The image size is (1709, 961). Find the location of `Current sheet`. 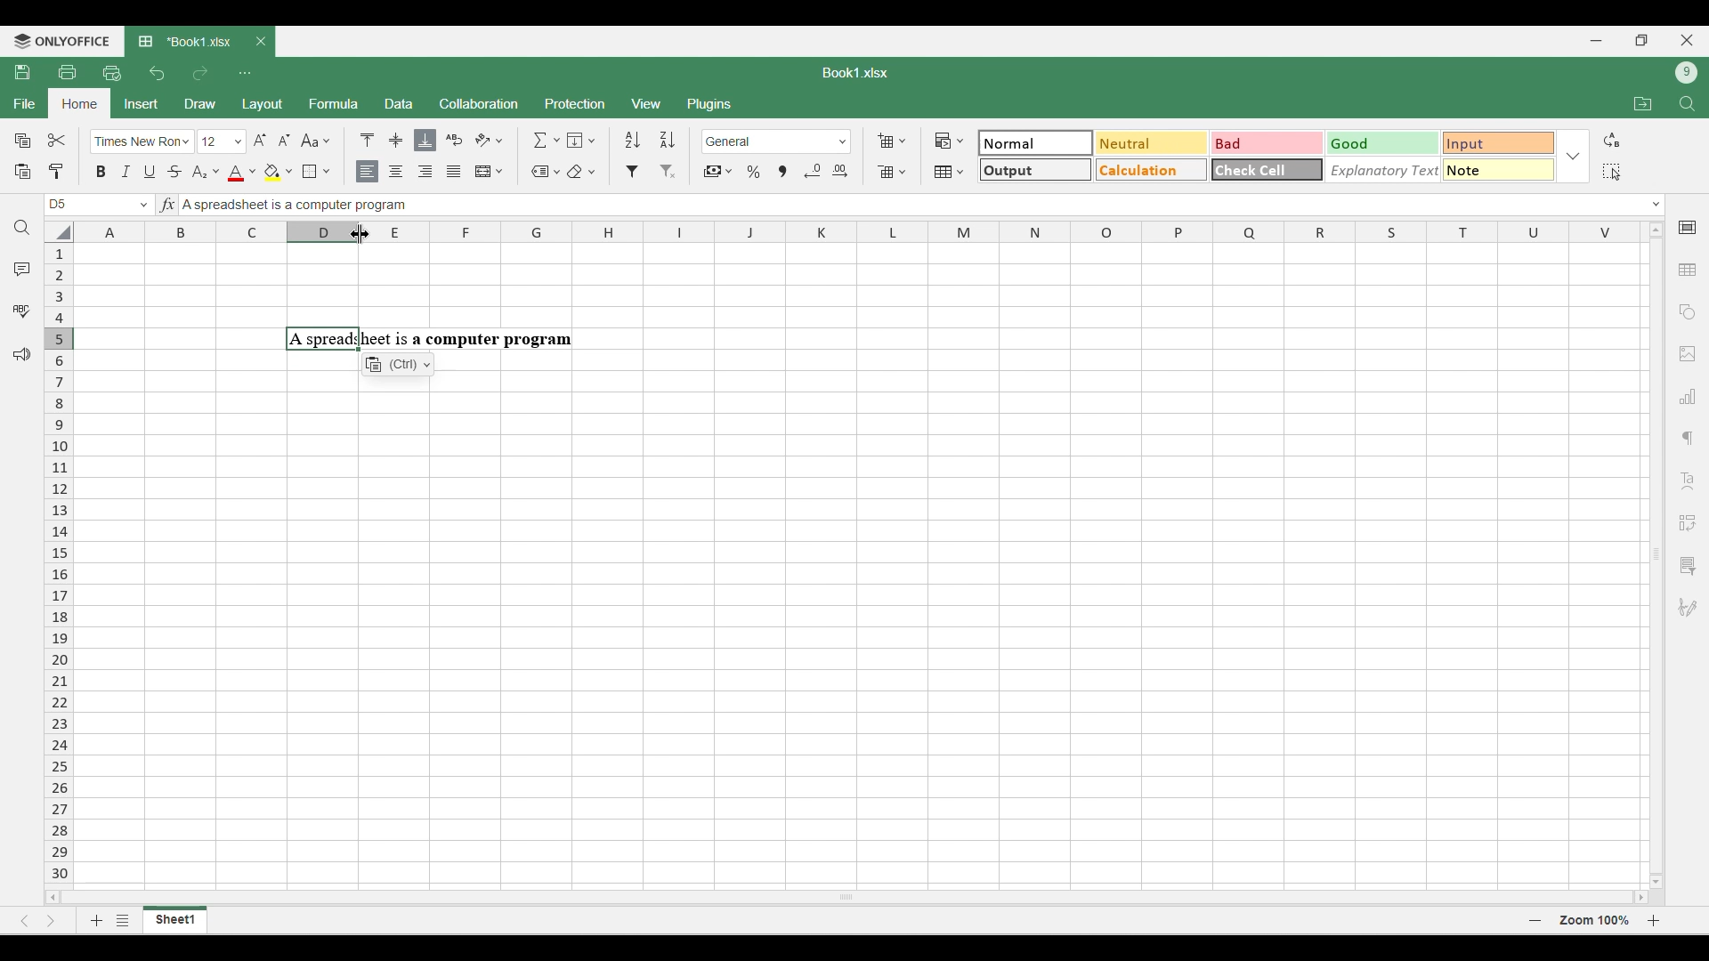

Current sheet is located at coordinates (188, 42).